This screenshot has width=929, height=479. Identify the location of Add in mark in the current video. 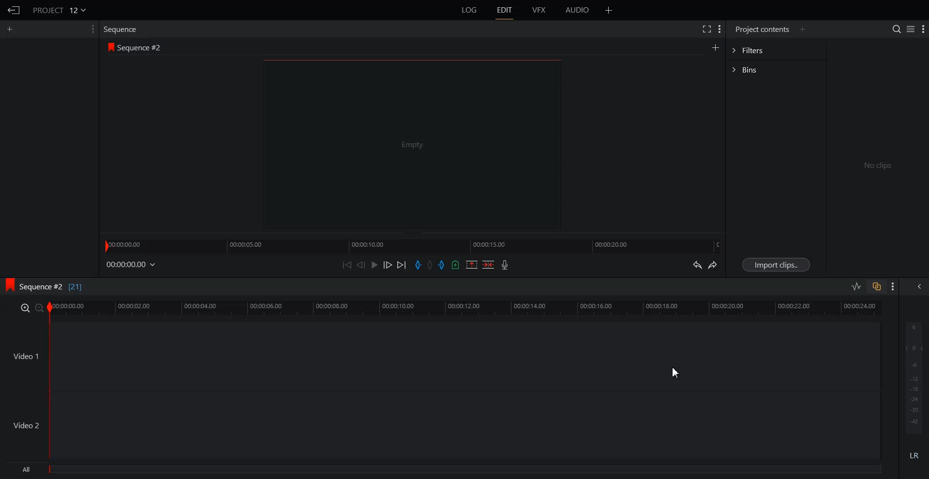
(418, 265).